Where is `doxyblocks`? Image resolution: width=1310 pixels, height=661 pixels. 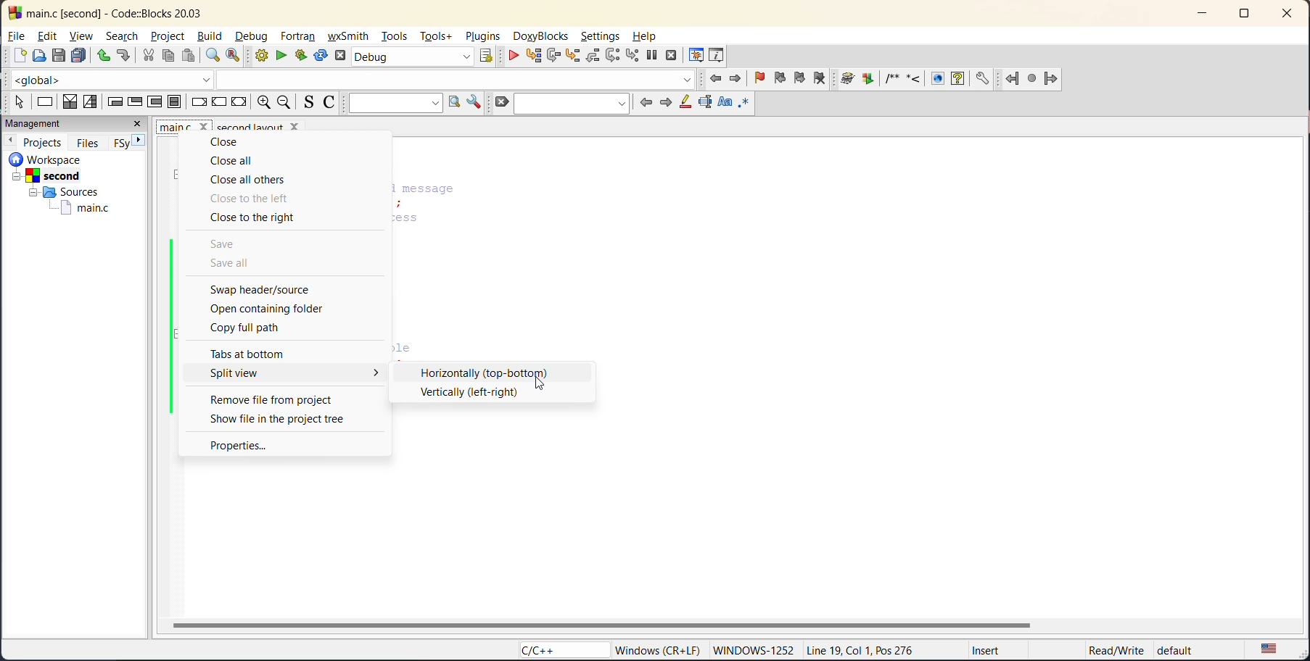
doxyblocks is located at coordinates (542, 36).